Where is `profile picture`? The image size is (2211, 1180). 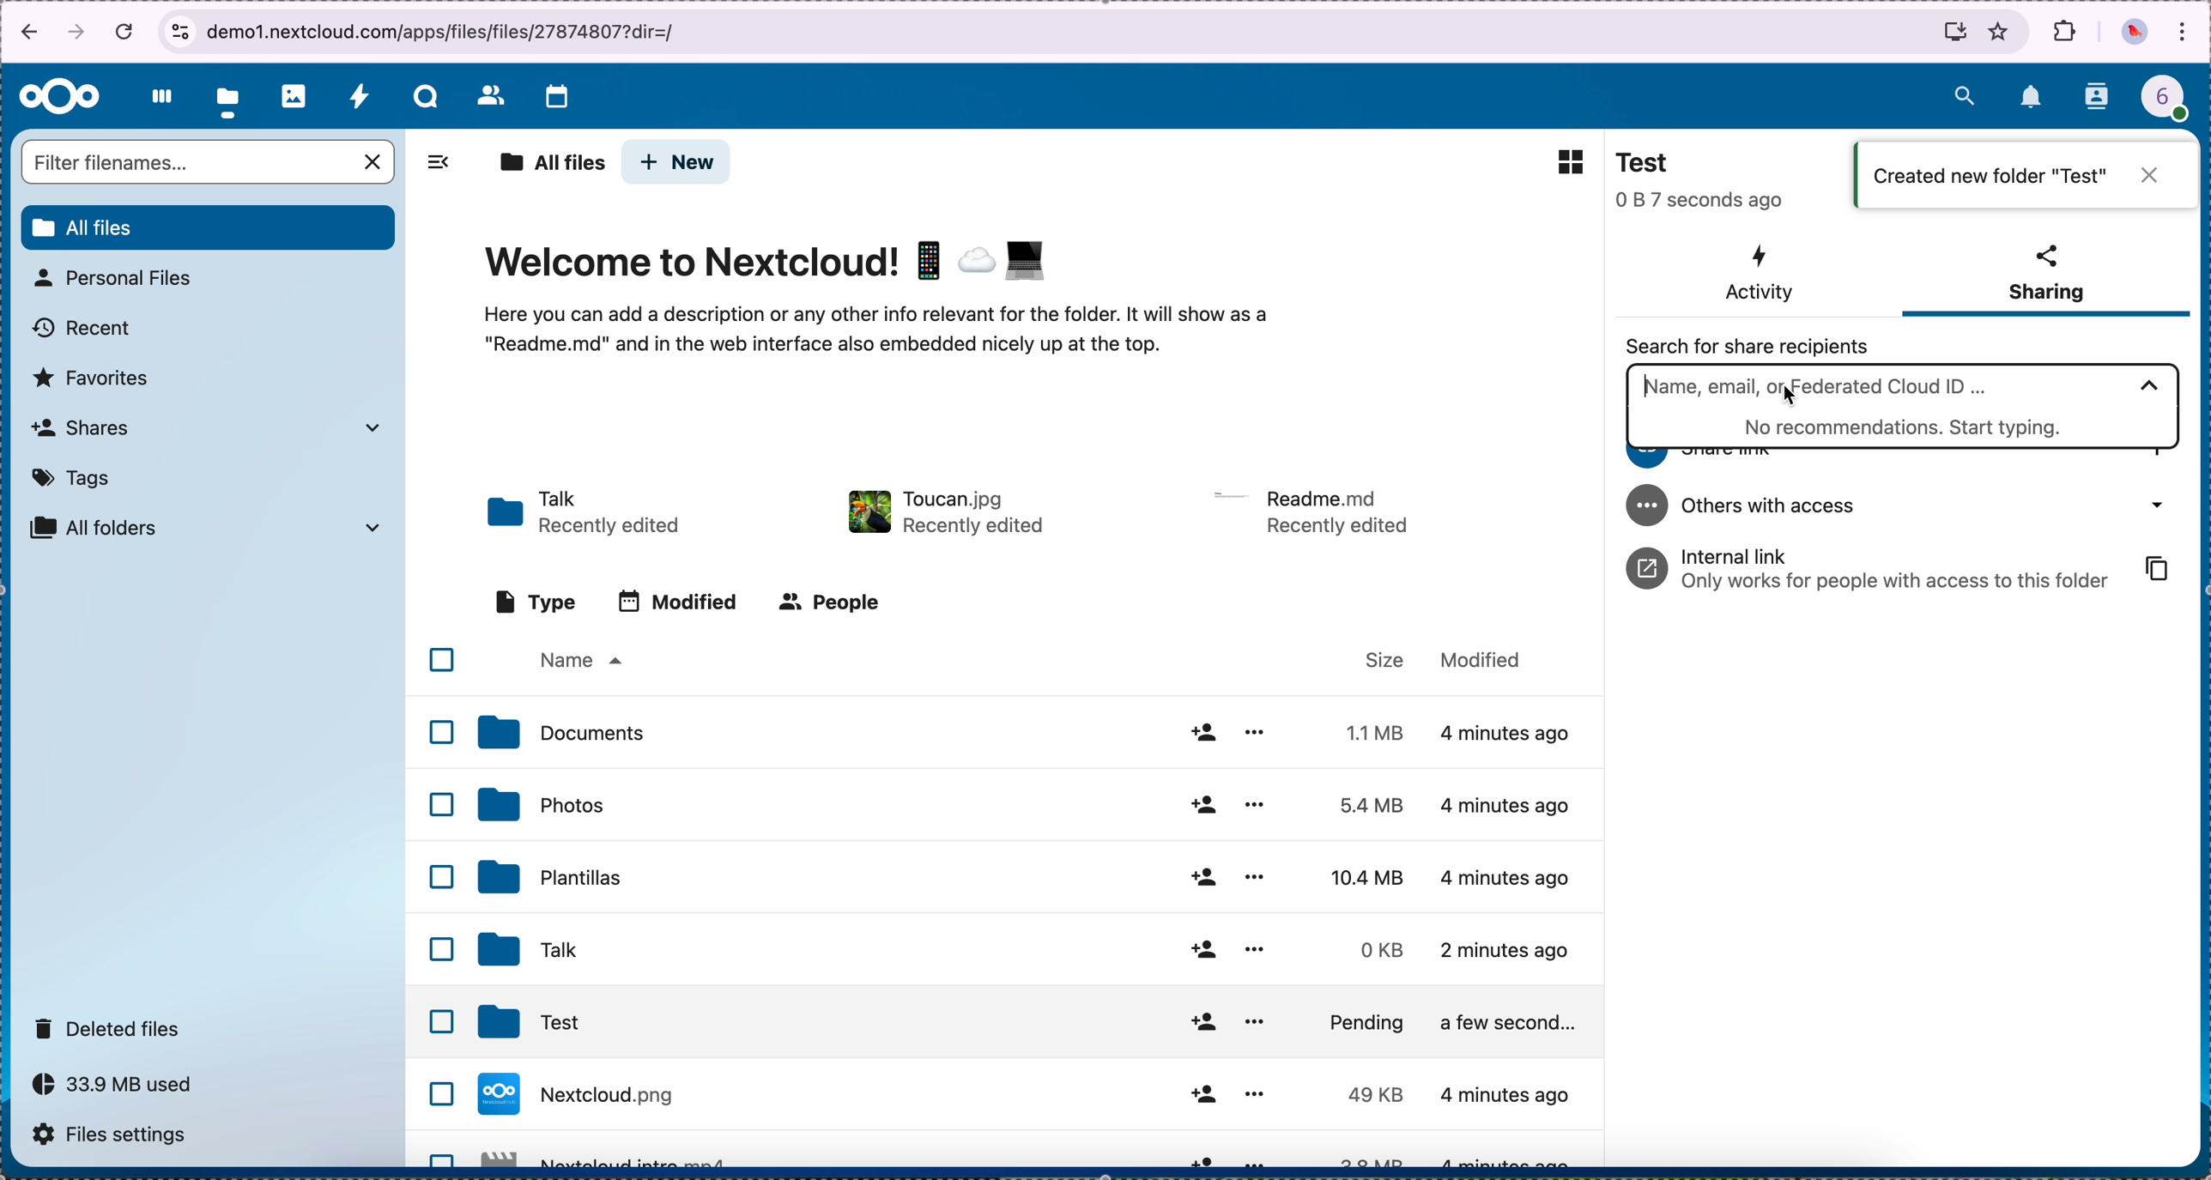
profile picture is located at coordinates (2135, 34).